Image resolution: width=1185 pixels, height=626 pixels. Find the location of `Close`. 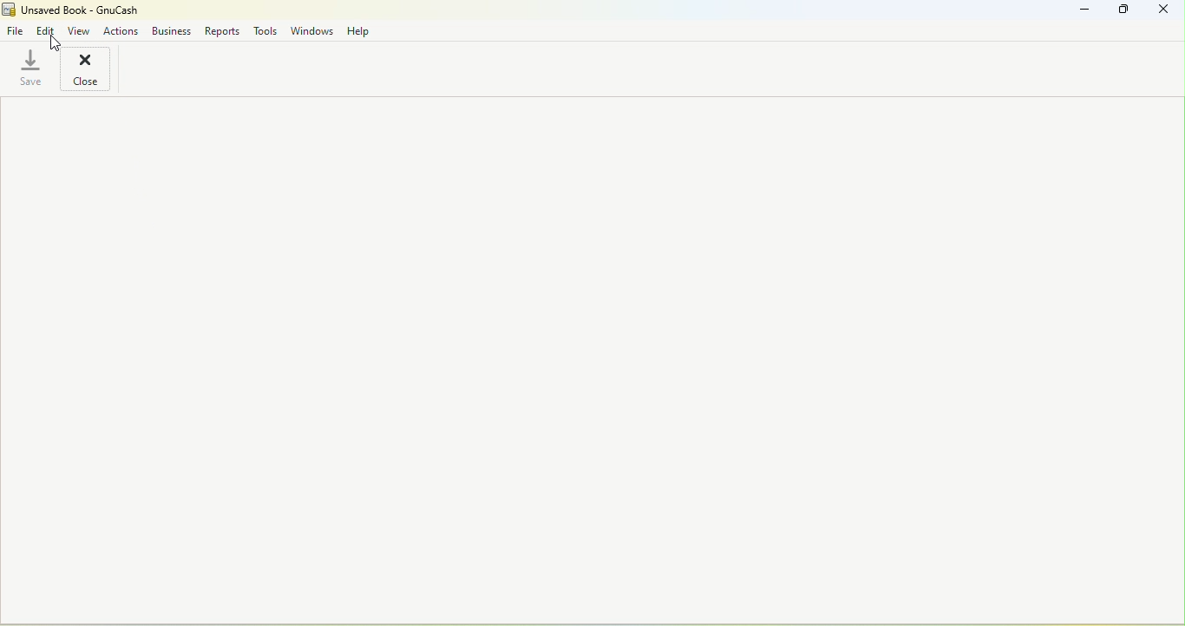

Close is located at coordinates (86, 69).